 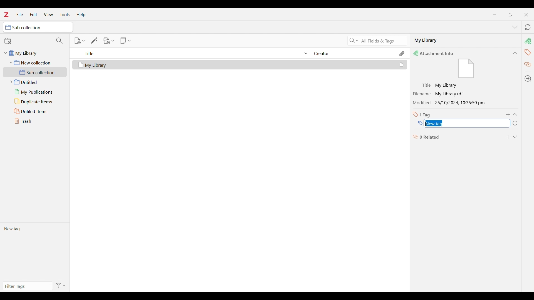 What do you see at coordinates (35, 62) in the screenshot?
I see `New collection folder` at bounding box center [35, 62].